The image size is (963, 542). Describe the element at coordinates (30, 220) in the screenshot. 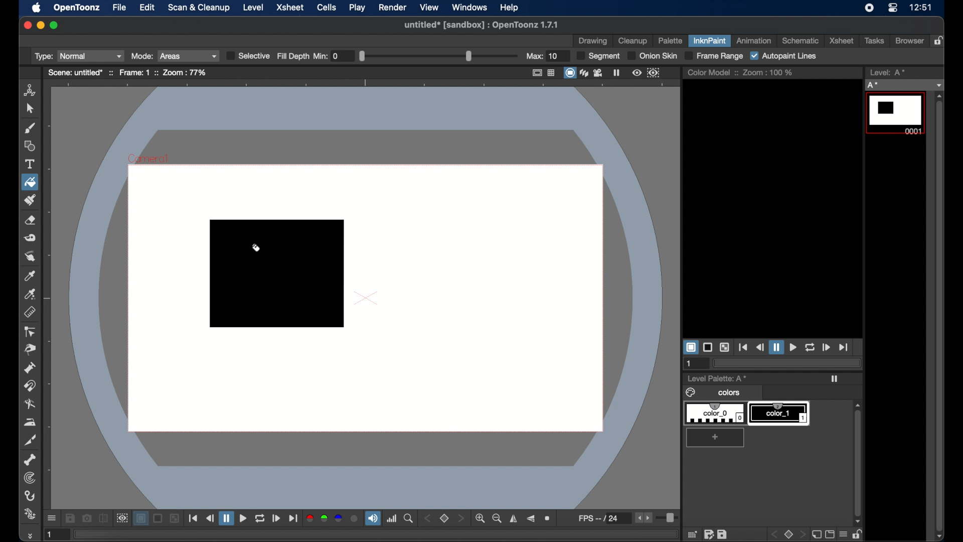

I see `eraser tool` at that location.